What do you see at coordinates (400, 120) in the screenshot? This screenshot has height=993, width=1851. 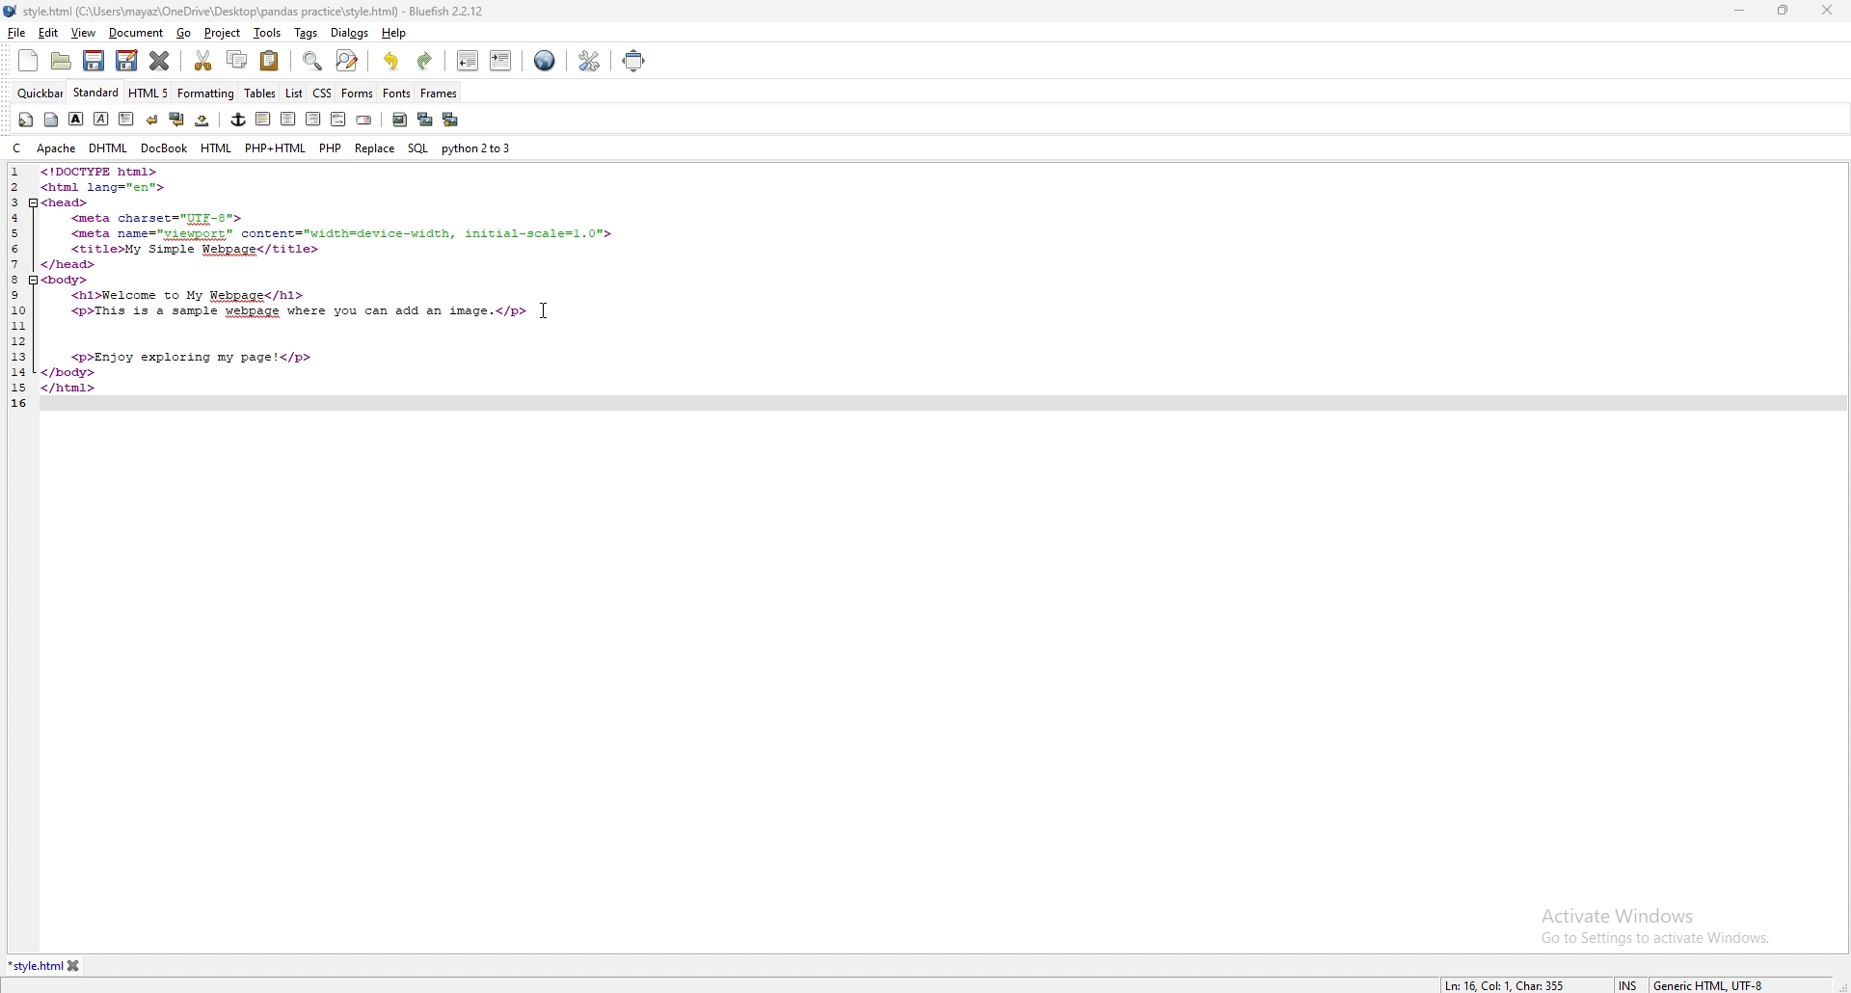 I see `insert image` at bounding box center [400, 120].